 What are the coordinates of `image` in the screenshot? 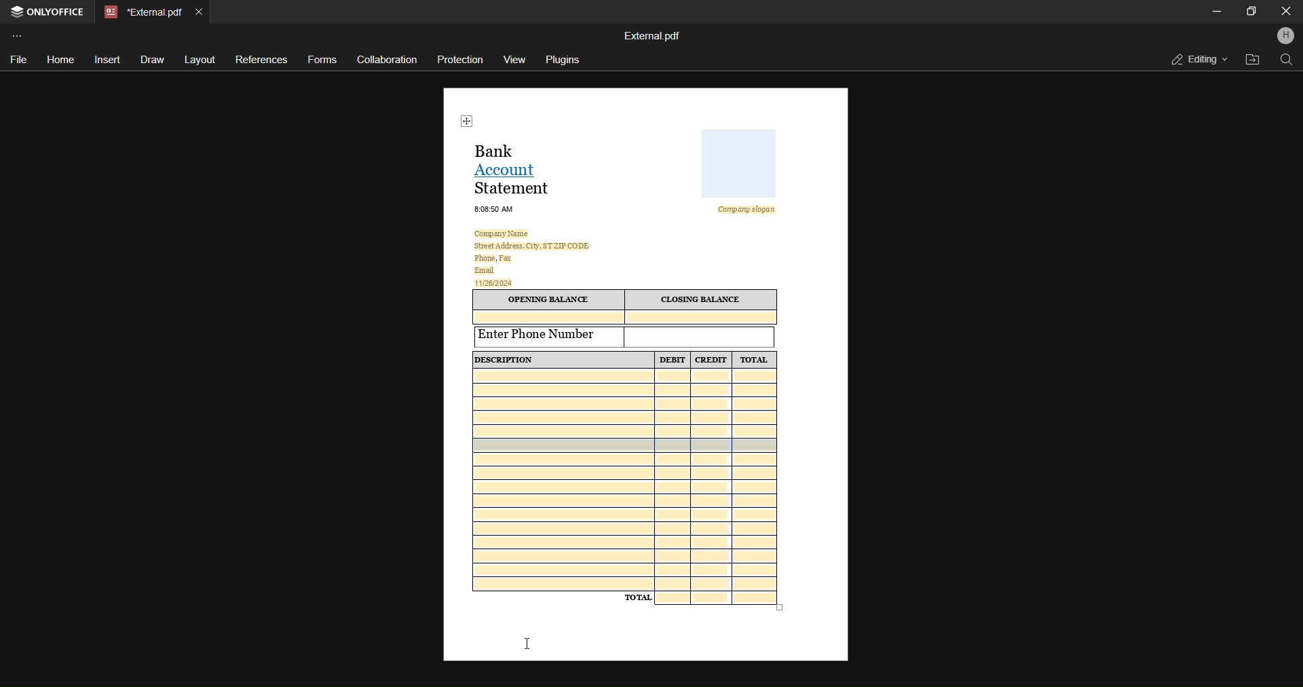 It's located at (739, 162).